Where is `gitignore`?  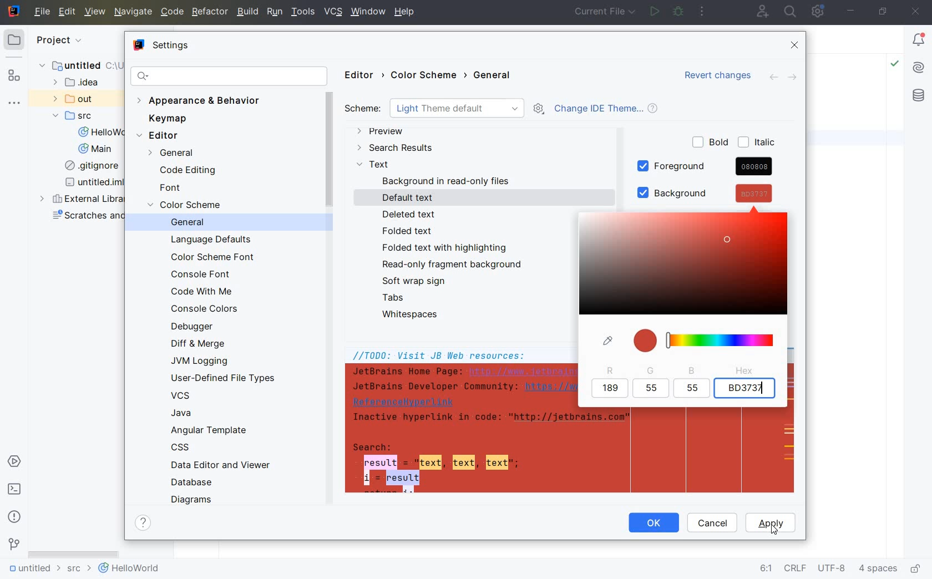
gitignore is located at coordinates (90, 166).